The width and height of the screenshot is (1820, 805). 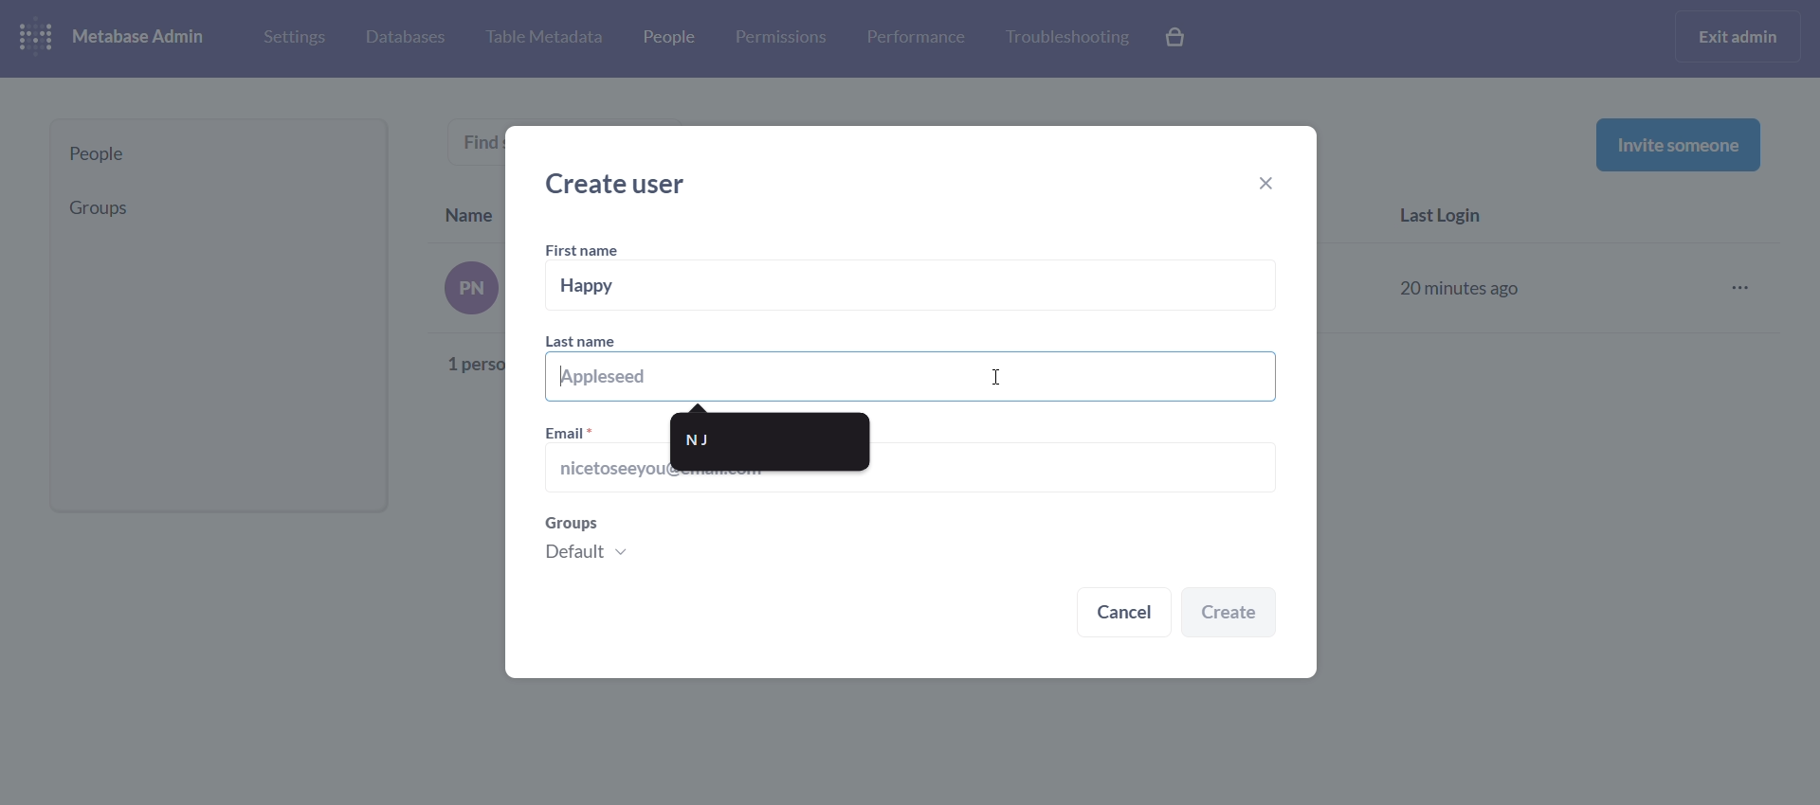 I want to click on groups, so click(x=211, y=207).